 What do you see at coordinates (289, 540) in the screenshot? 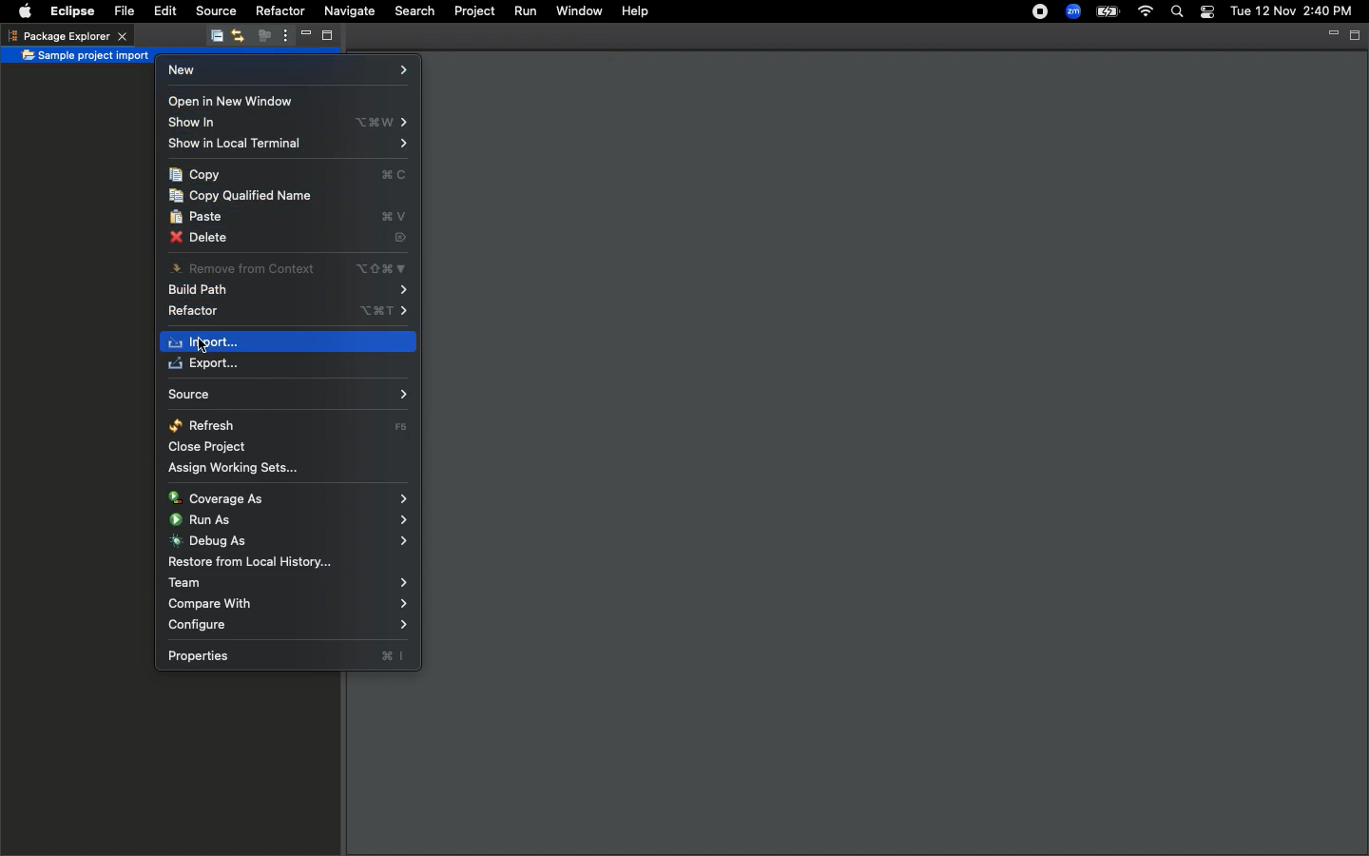
I see `Debug as` at bounding box center [289, 540].